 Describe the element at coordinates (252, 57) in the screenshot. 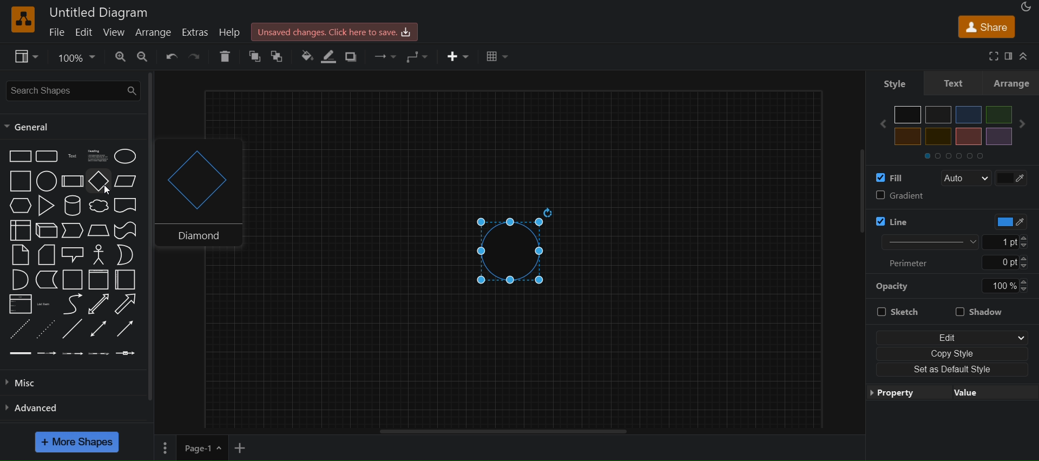

I see `to front` at that location.